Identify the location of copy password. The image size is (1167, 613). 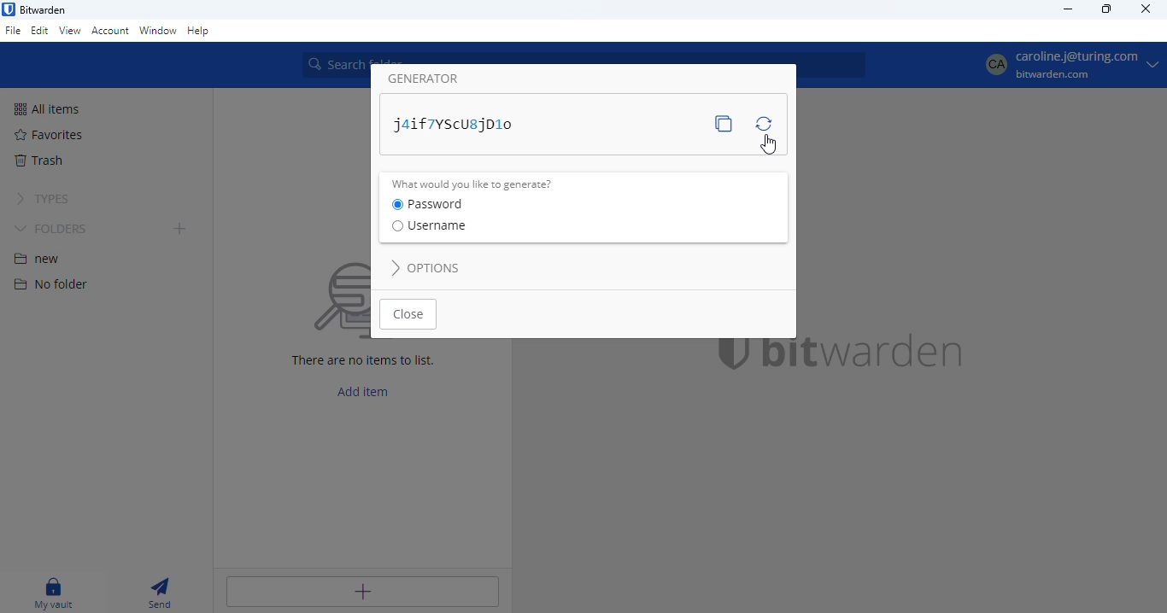
(724, 124).